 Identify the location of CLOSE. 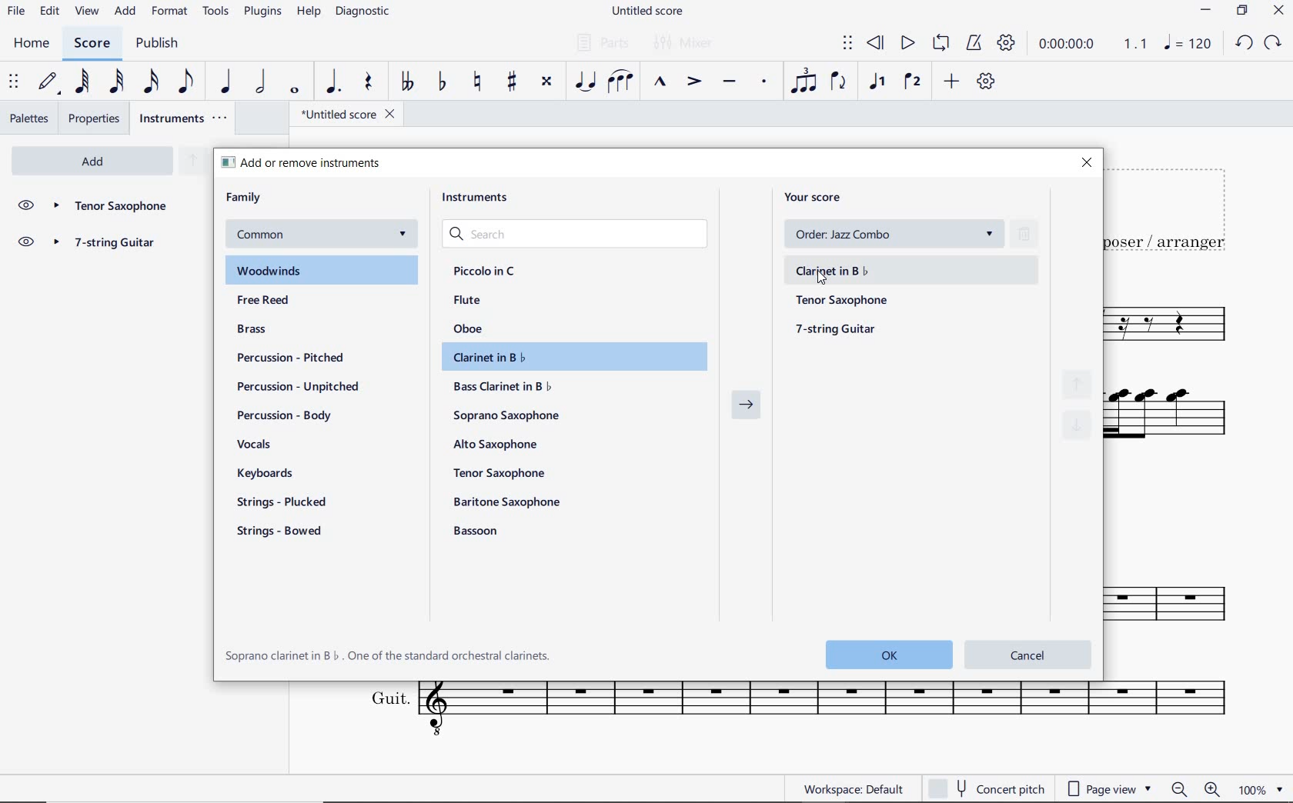
(1278, 12).